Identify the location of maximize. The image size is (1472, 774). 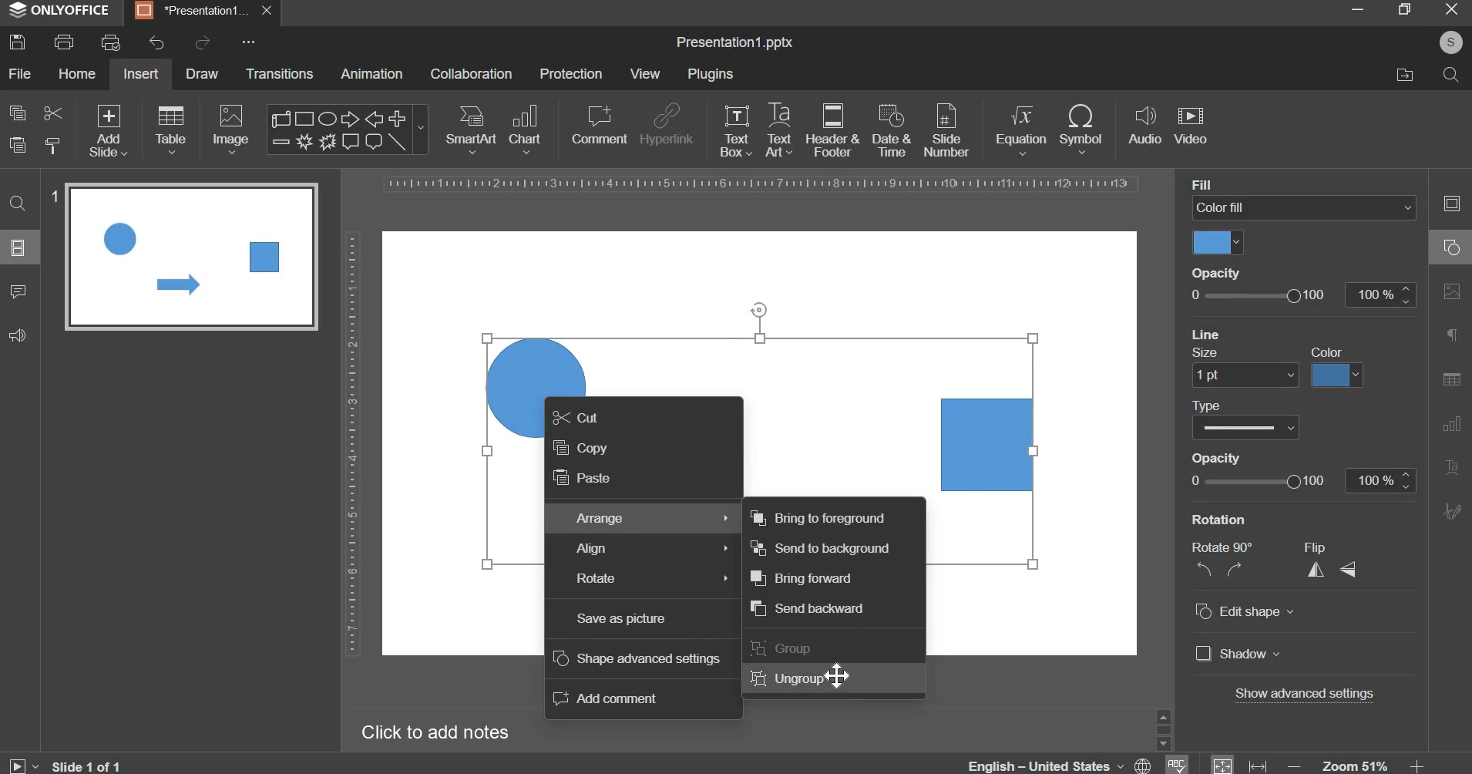
(1403, 8).